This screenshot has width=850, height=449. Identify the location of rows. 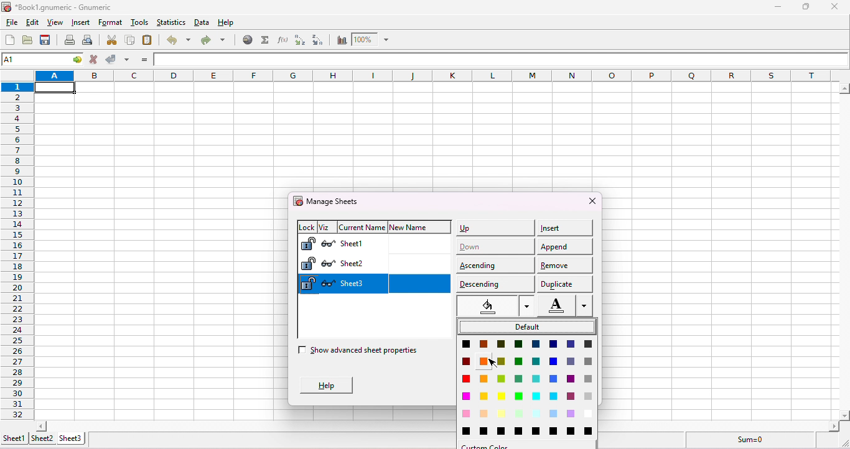
(18, 244).